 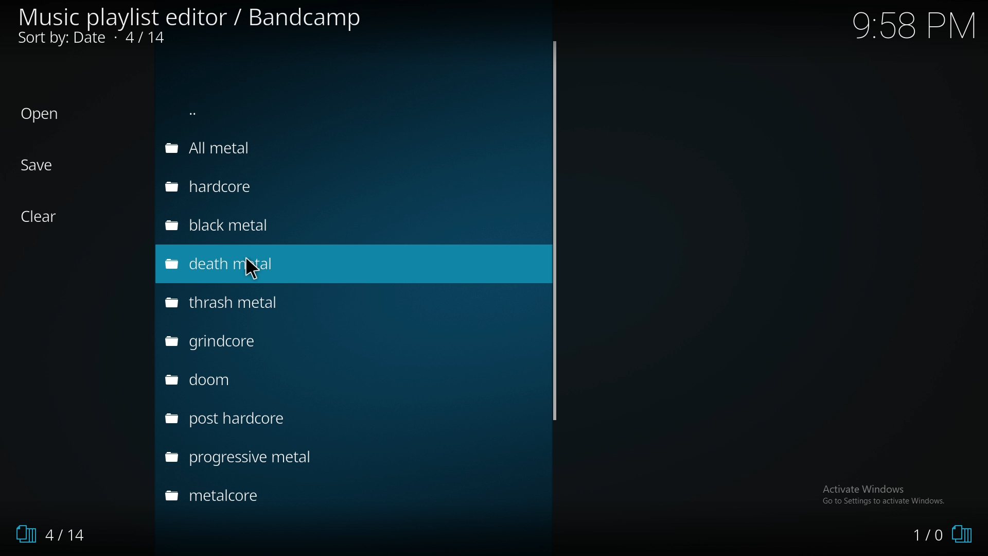 What do you see at coordinates (253, 269) in the screenshot?
I see `Pointer Cursor` at bounding box center [253, 269].